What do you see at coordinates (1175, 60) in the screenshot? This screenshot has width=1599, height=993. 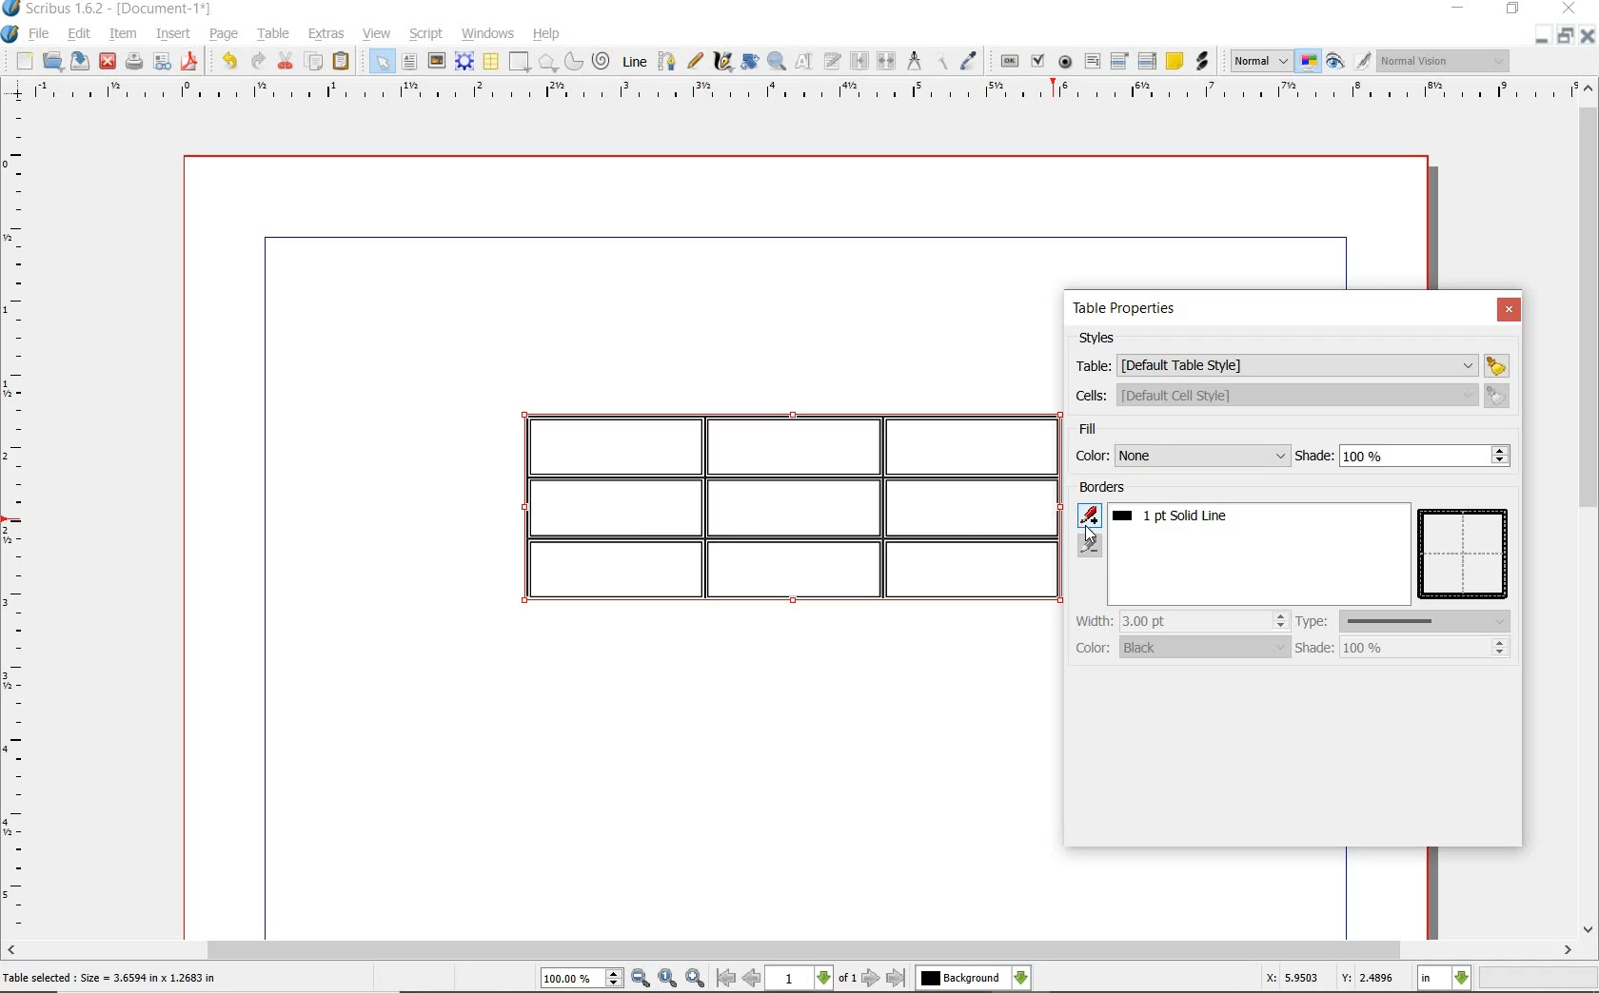 I see `text annotatin` at bounding box center [1175, 60].